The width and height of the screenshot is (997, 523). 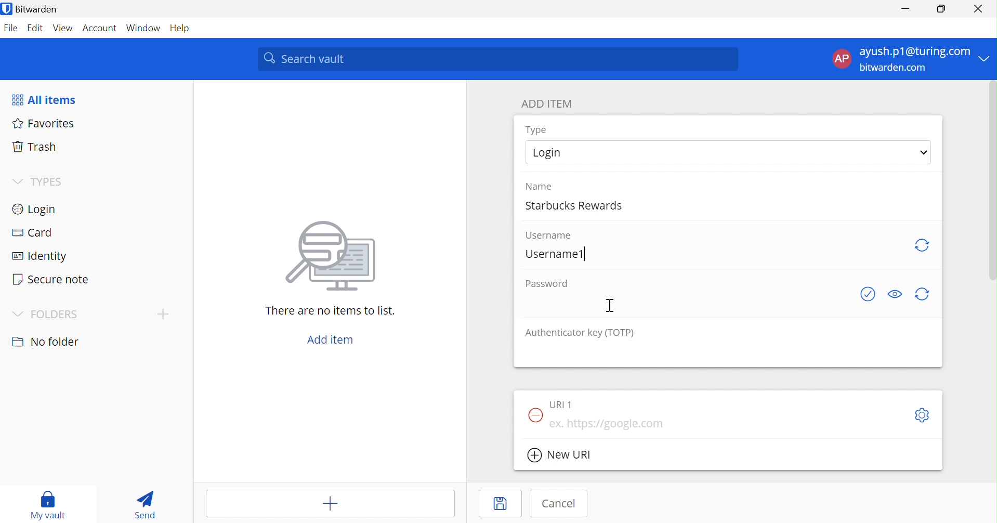 I want to click on ex. https://google.com, so click(x=614, y=424).